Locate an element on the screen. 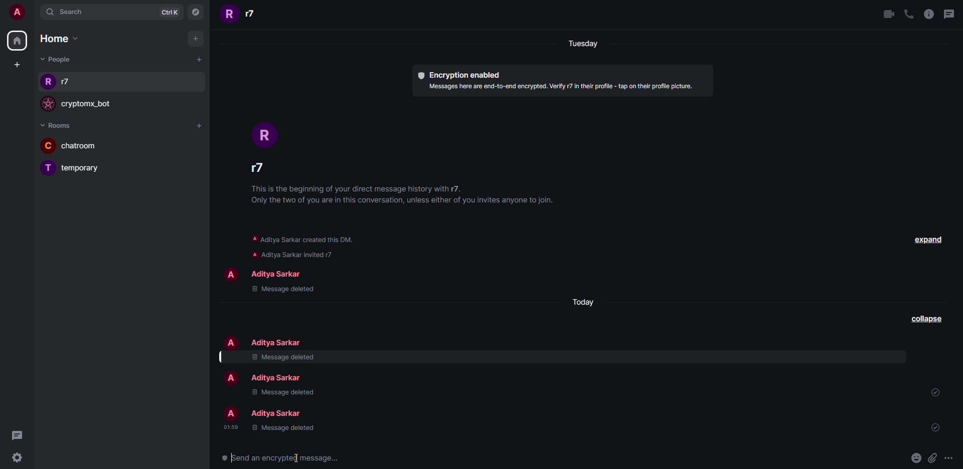 This screenshot has width=963, height=469. info is located at coordinates (561, 86).